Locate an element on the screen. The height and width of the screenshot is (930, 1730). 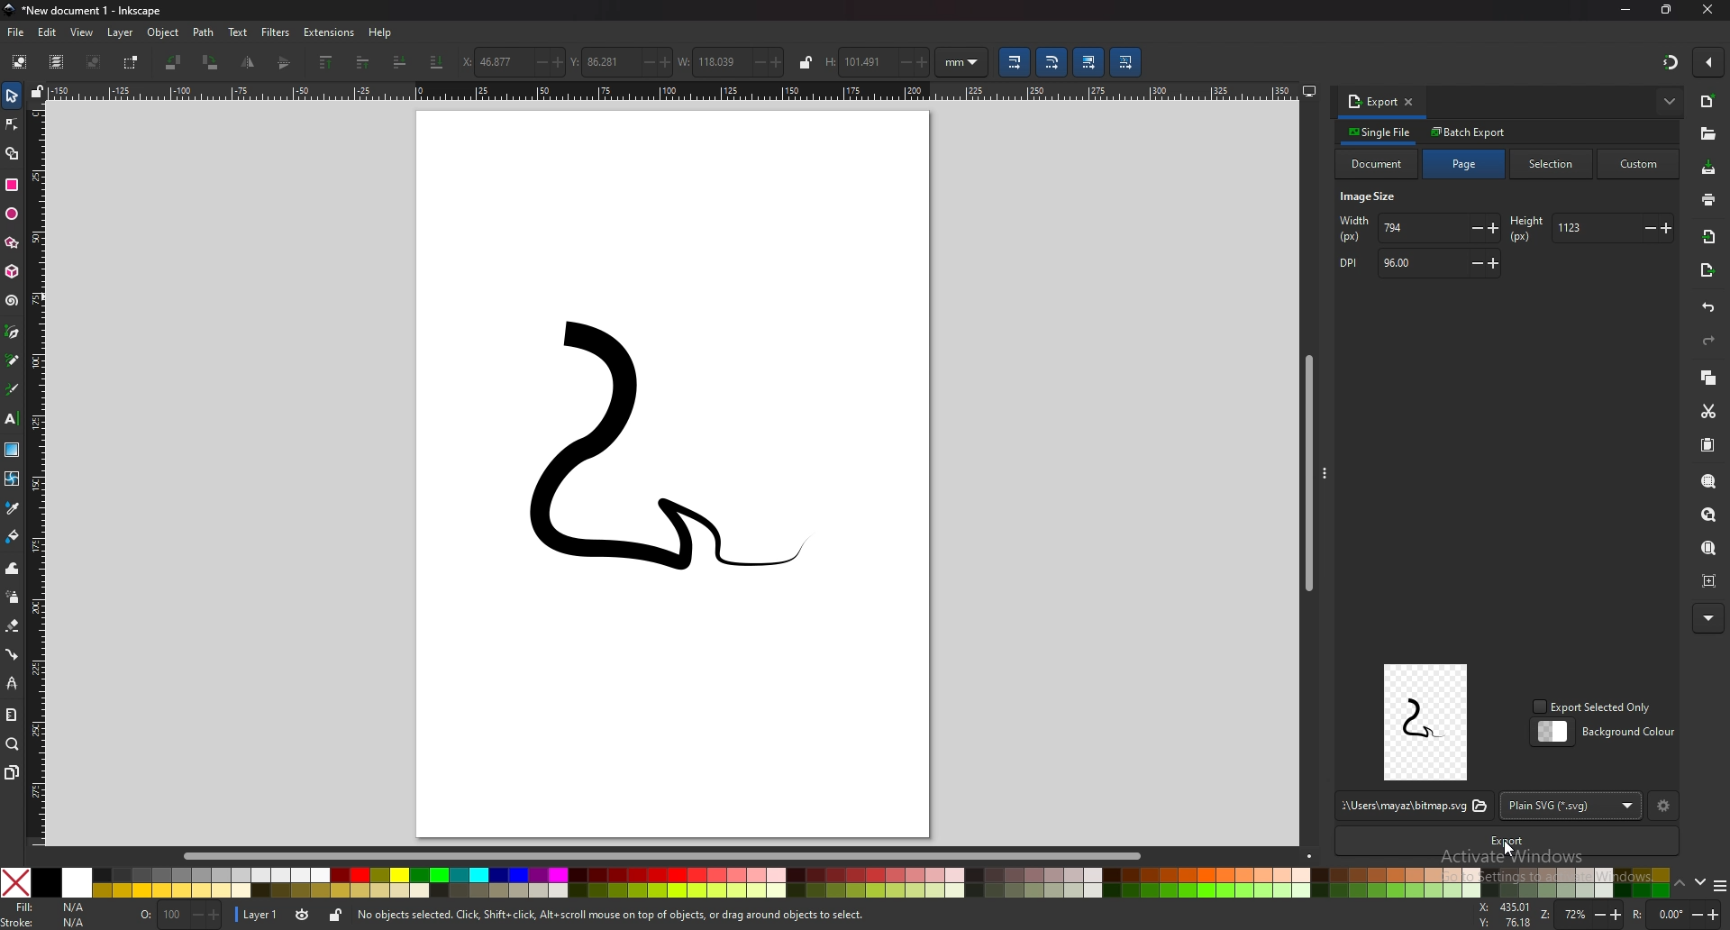
path is located at coordinates (204, 32).